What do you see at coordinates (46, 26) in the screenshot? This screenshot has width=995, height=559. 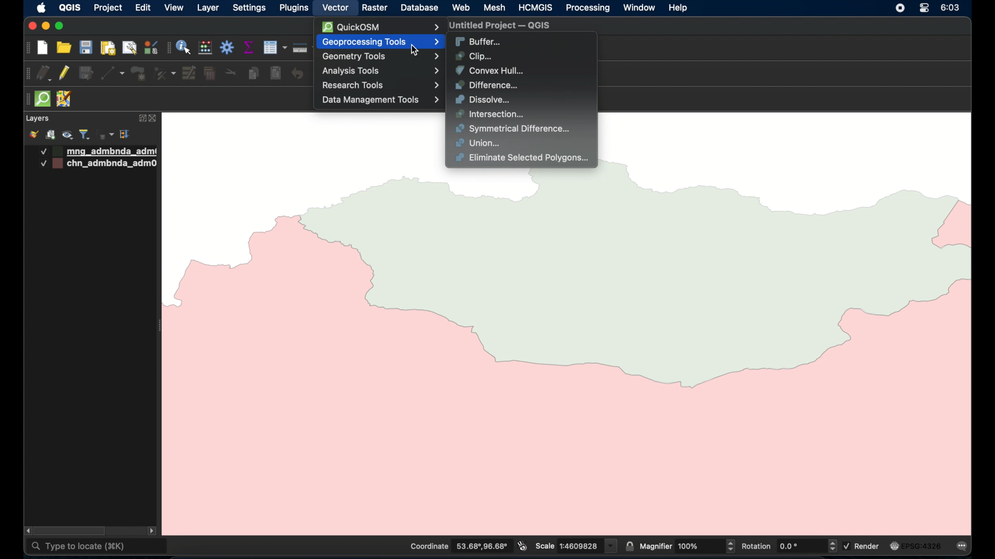 I see `minimize` at bounding box center [46, 26].